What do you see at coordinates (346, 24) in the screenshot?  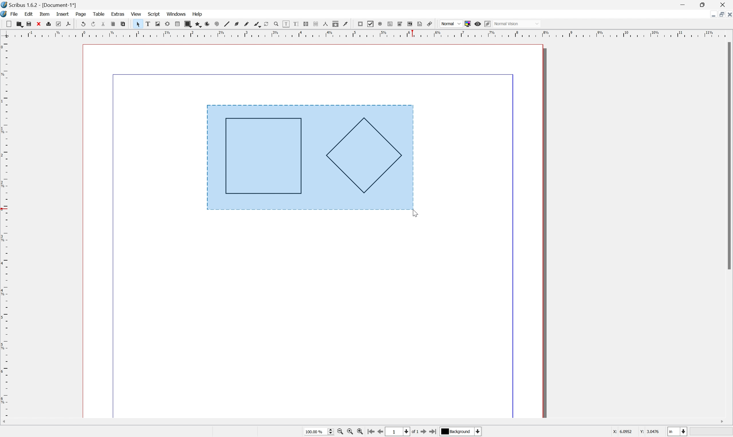 I see `Eye dropper` at bounding box center [346, 24].